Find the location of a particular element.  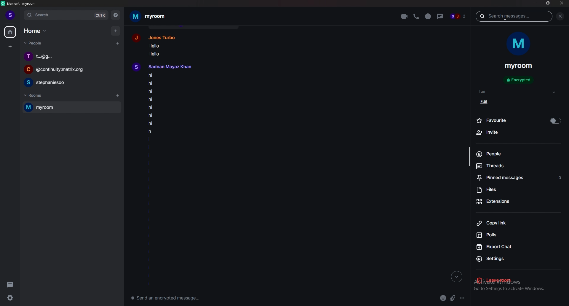

resize is located at coordinates (549, 3).